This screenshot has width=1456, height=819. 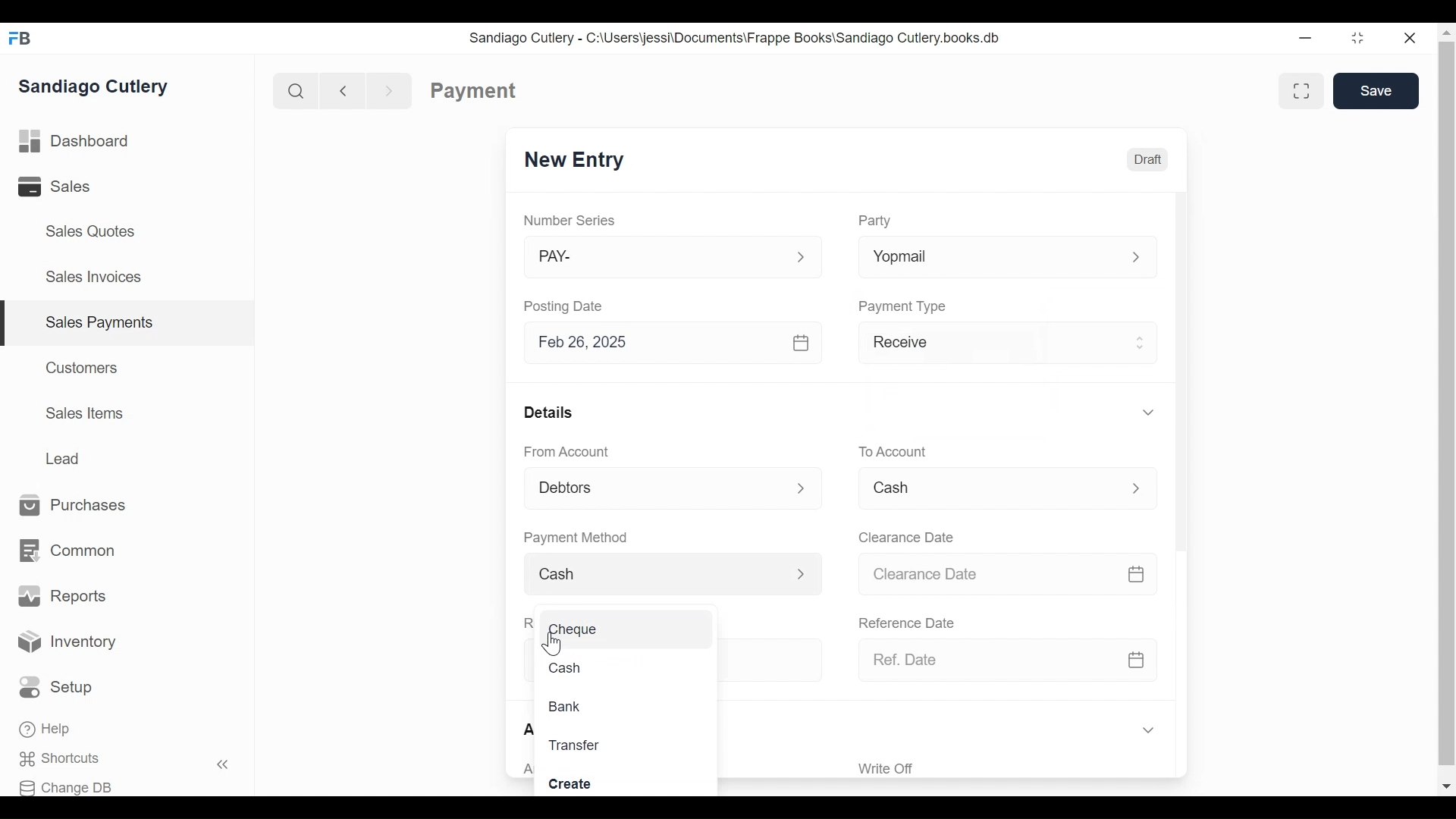 I want to click on Sales Items, so click(x=85, y=413).